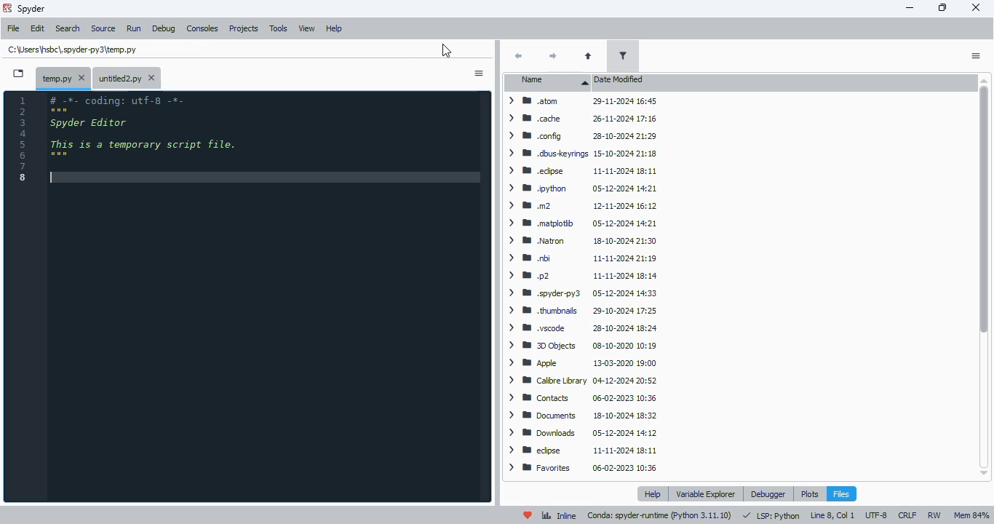 This screenshot has height=524, width=994. What do you see at coordinates (583, 451) in the screenshot?
I see `> W edipse 11-11-2024 18:11` at bounding box center [583, 451].